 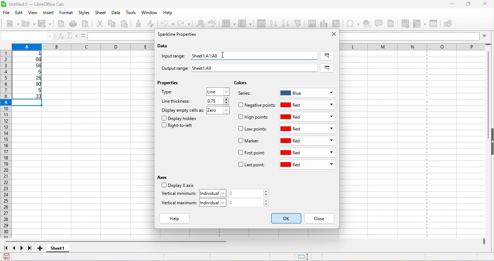 I want to click on selected cell, so click(x=29, y=103).